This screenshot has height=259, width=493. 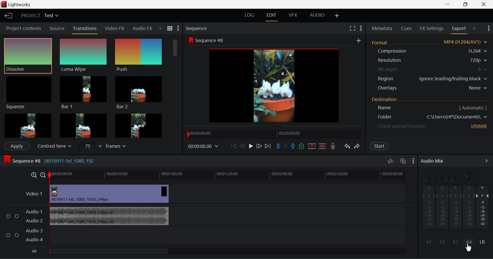 What do you see at coordinates (17, 146) in the screenshot?
I see `Apply` at bounding box center [17, 146].